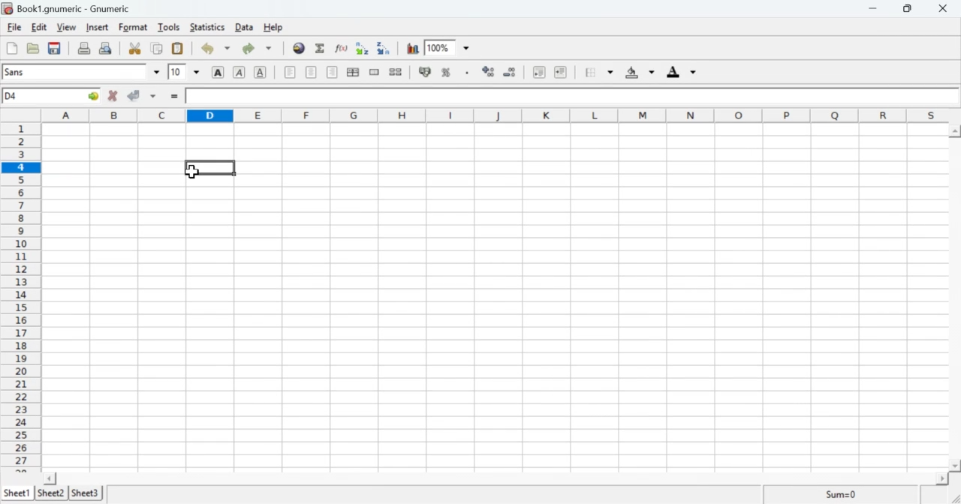 Image resolution: width=961 pixels, height=504 pixels. What do you see at coordinates (213, 167) in the screenshot?
I see `selected cell` at bounding box center [213, 167].